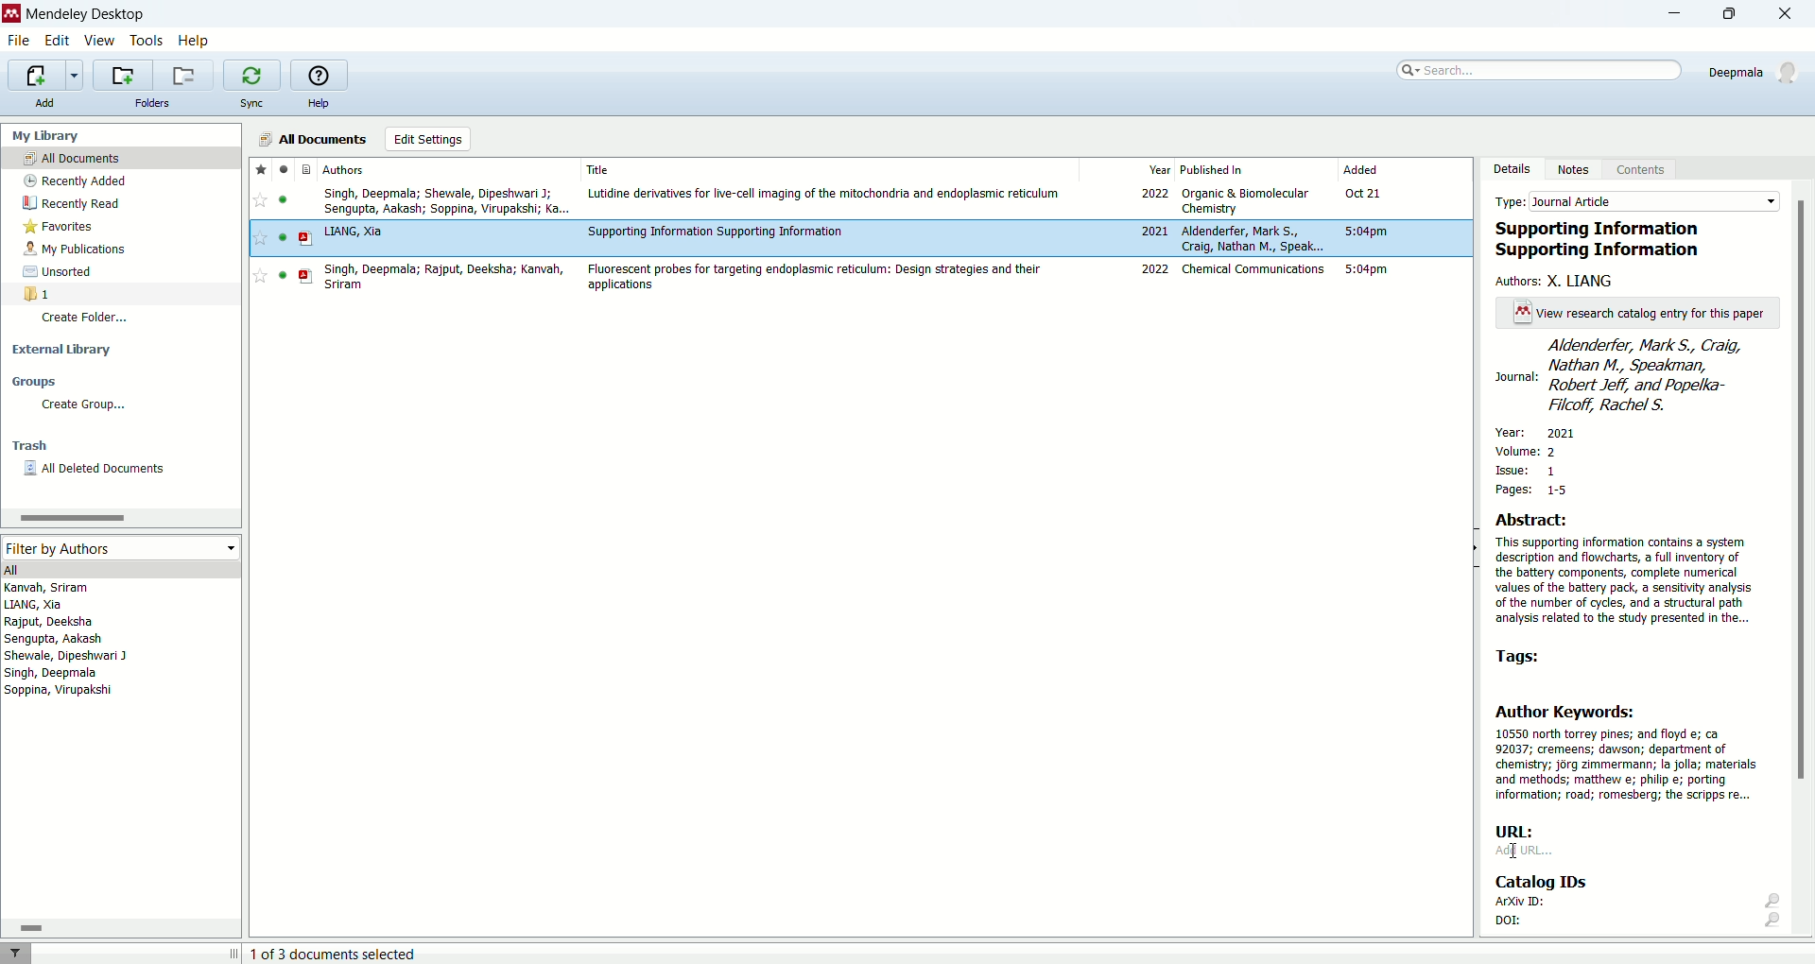  What do you see at coordinates (38, 381) in the screenshot?
I see `groups` at bounding box center [38, 381].